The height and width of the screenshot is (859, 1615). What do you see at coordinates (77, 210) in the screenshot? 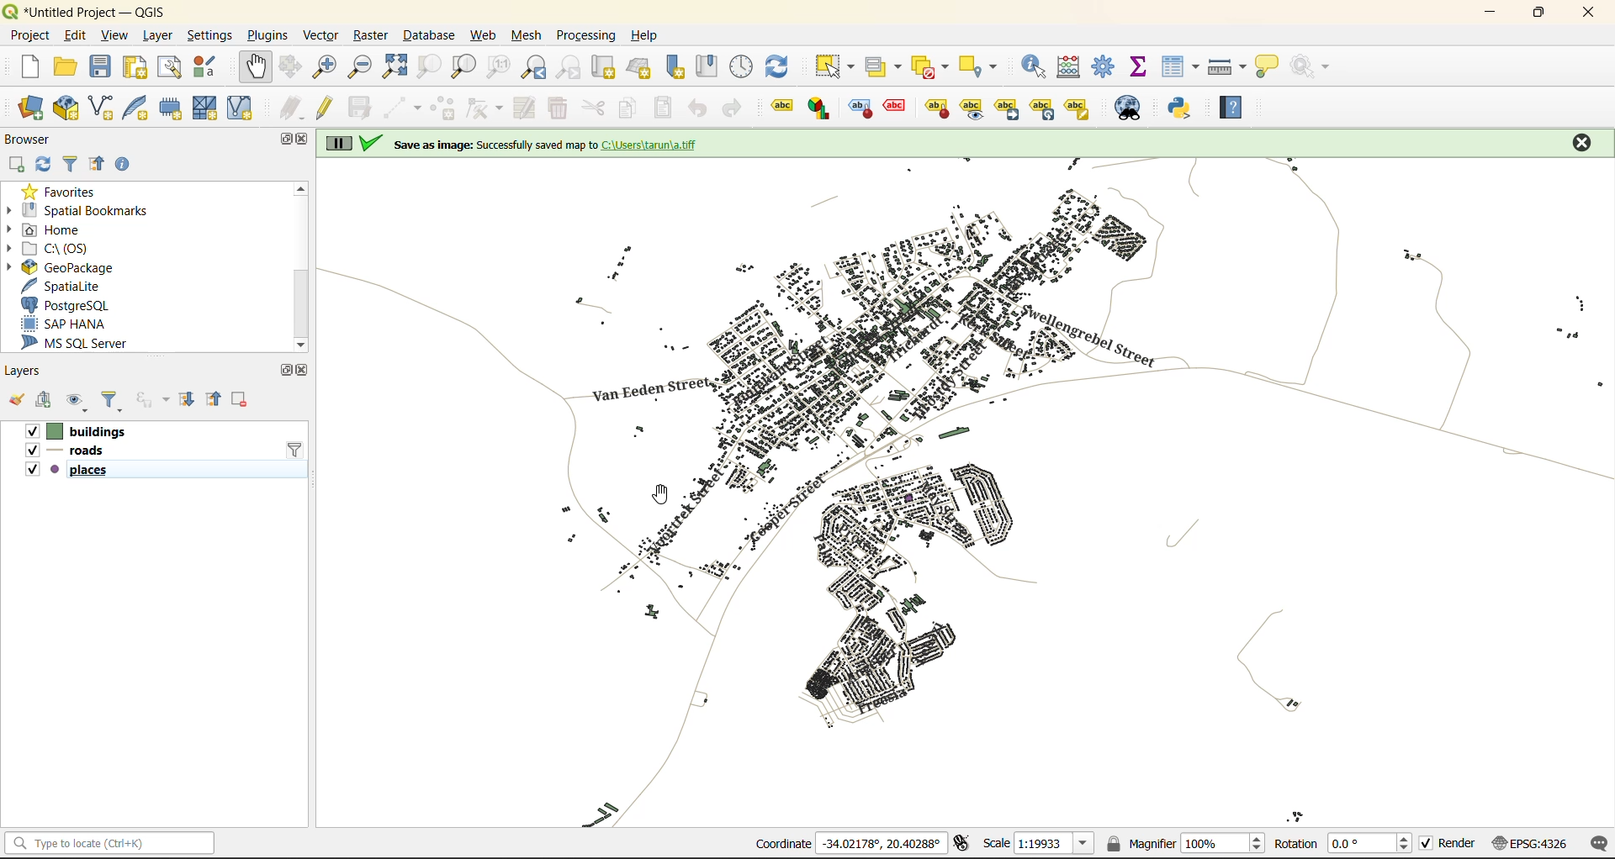
I see `spatial bookmarks` at bounding box center [77, 210].